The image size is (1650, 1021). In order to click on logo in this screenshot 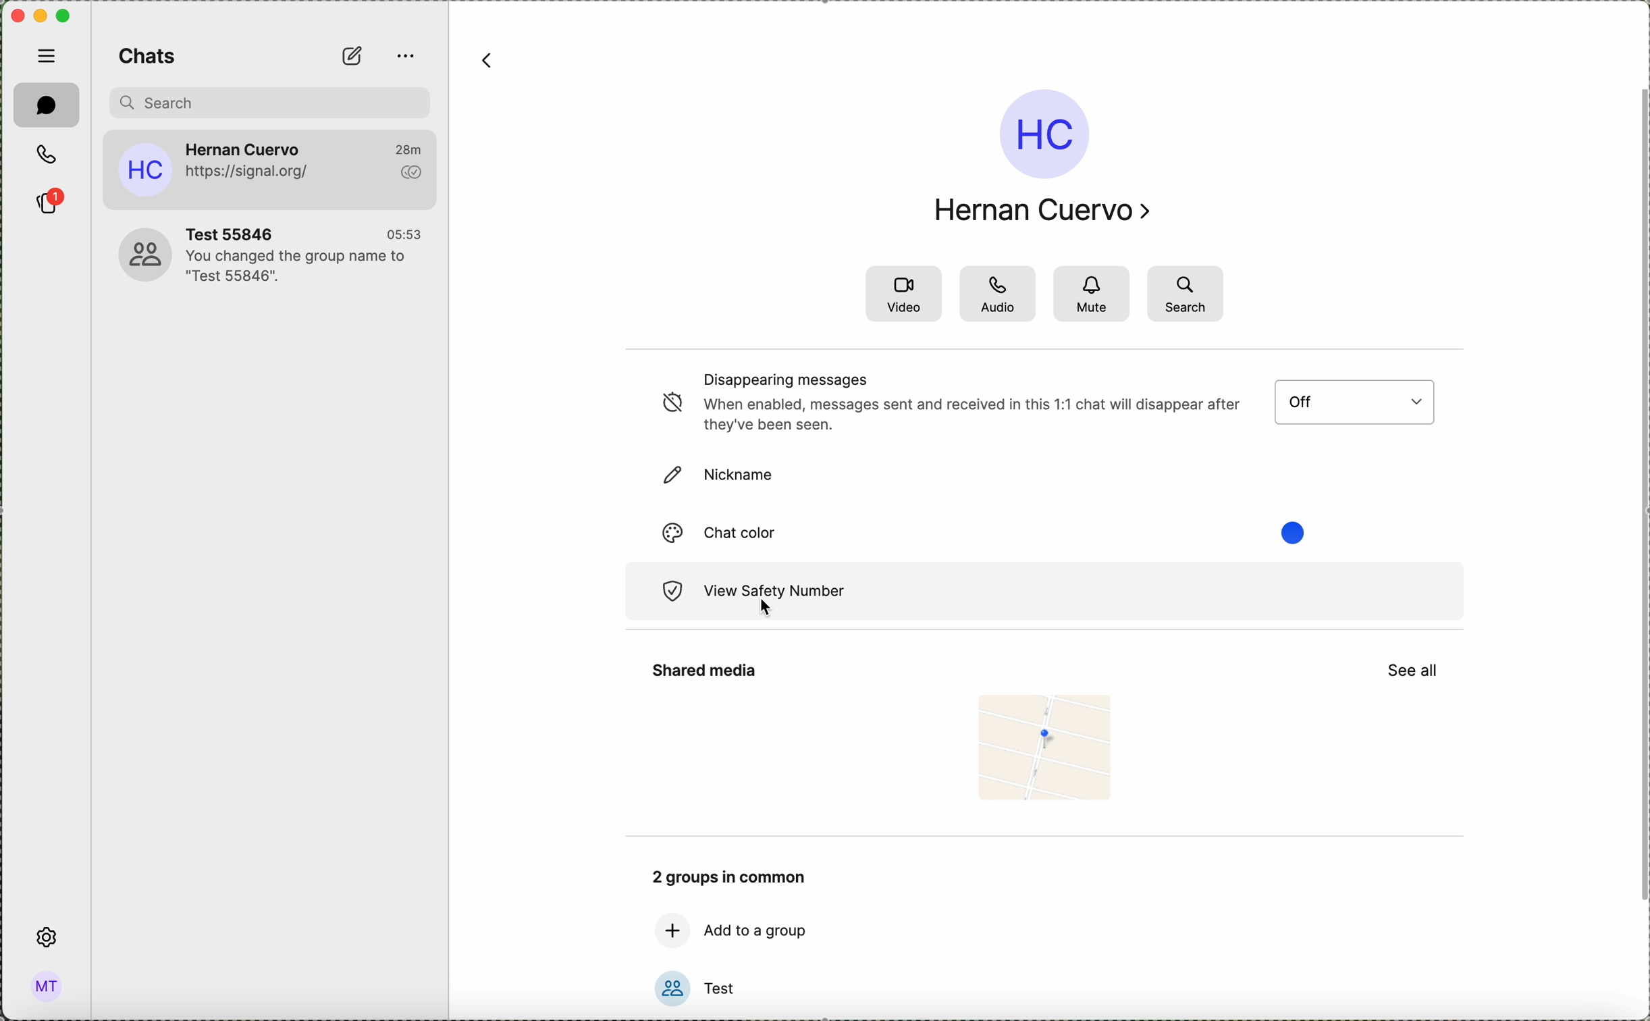, I will do `click(668, 404)`.